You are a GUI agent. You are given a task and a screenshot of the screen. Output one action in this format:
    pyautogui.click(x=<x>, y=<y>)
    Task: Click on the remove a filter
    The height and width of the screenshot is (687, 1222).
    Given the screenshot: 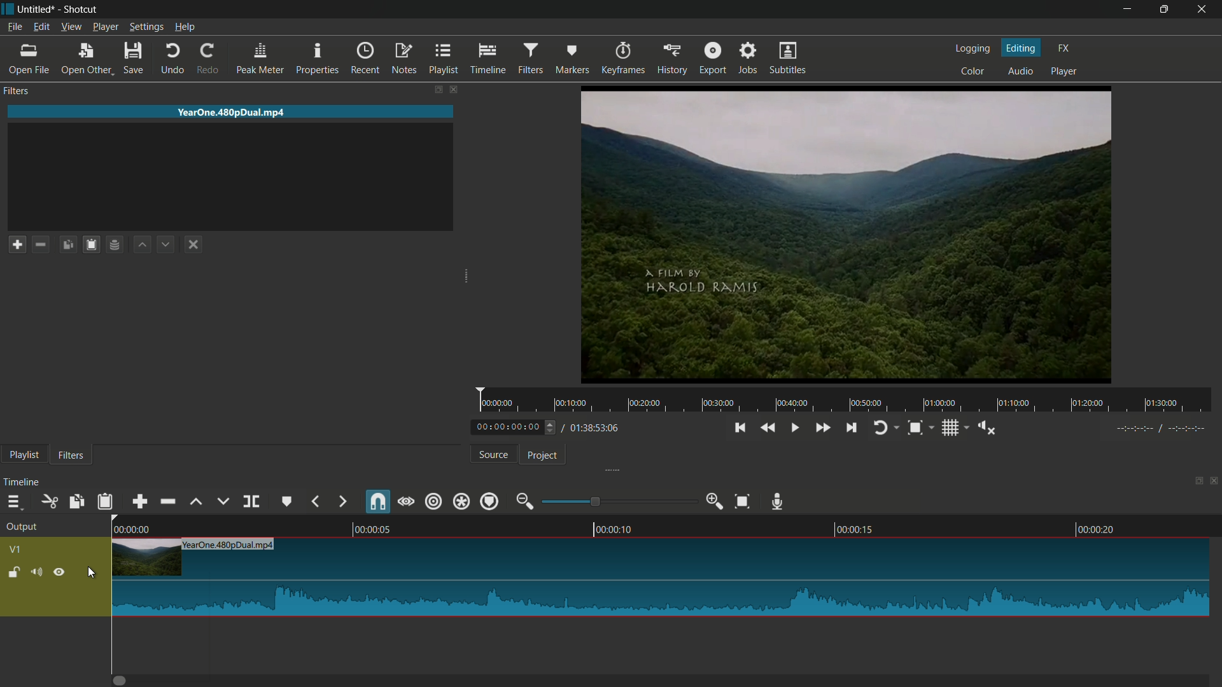 What is the action you would take?
    pyautogui.click(x=41, y=244)
    